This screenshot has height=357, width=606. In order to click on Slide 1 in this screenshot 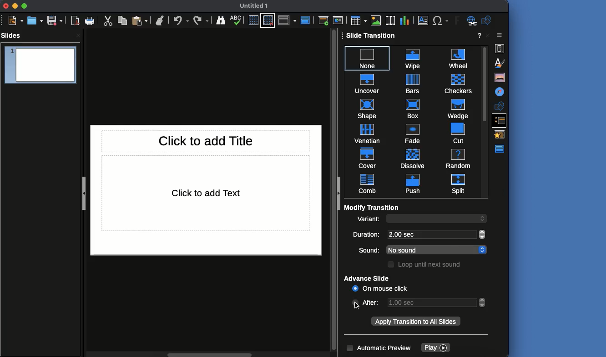, I will do `click(40, 66)`.